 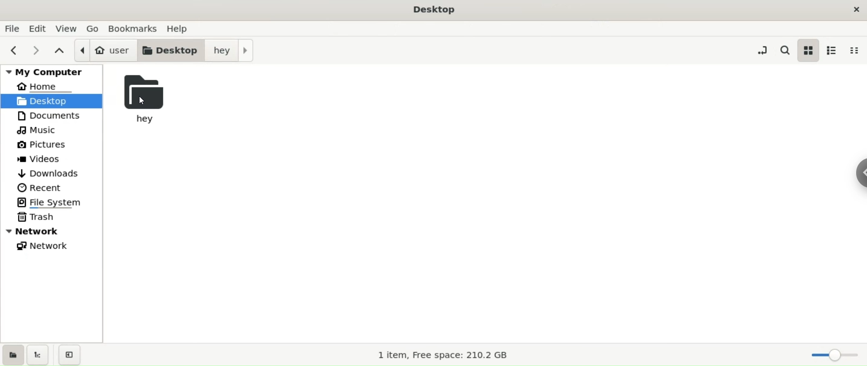 I want to click on videos, so click(x=51, y=159).